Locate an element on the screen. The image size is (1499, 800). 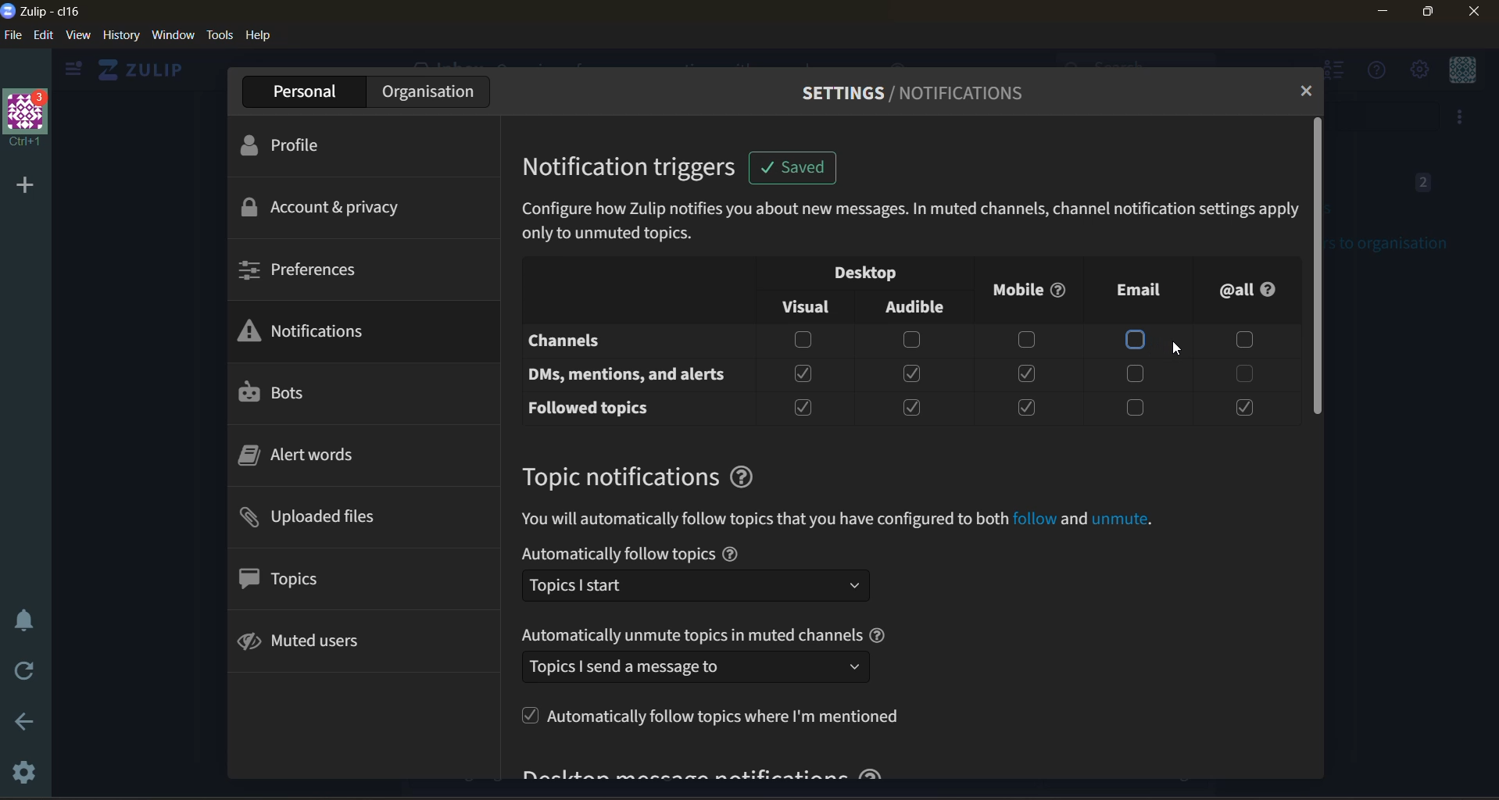
hide sidebar is located at coordinates (70, 72).